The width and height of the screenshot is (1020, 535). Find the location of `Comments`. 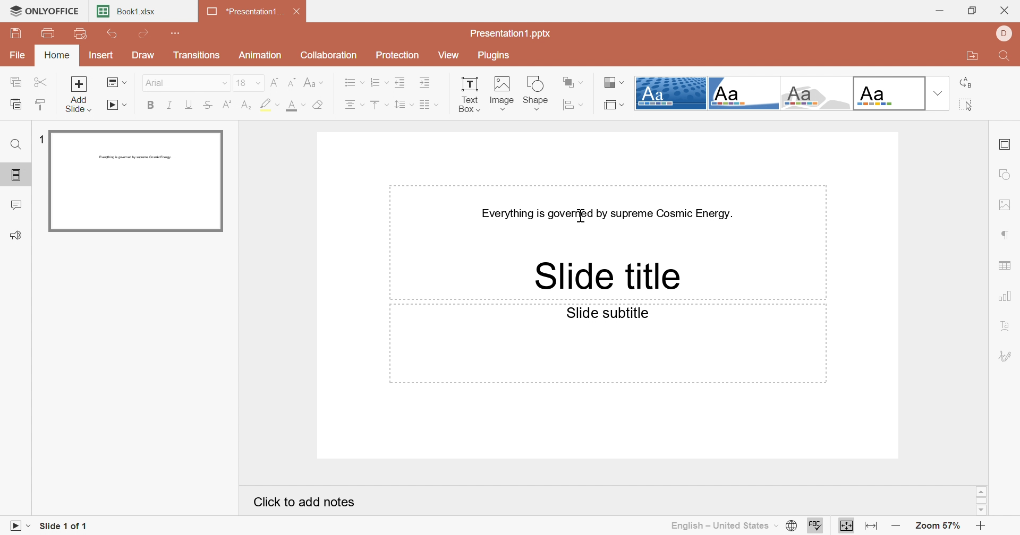

Comments is located at coordinates (16, 204).